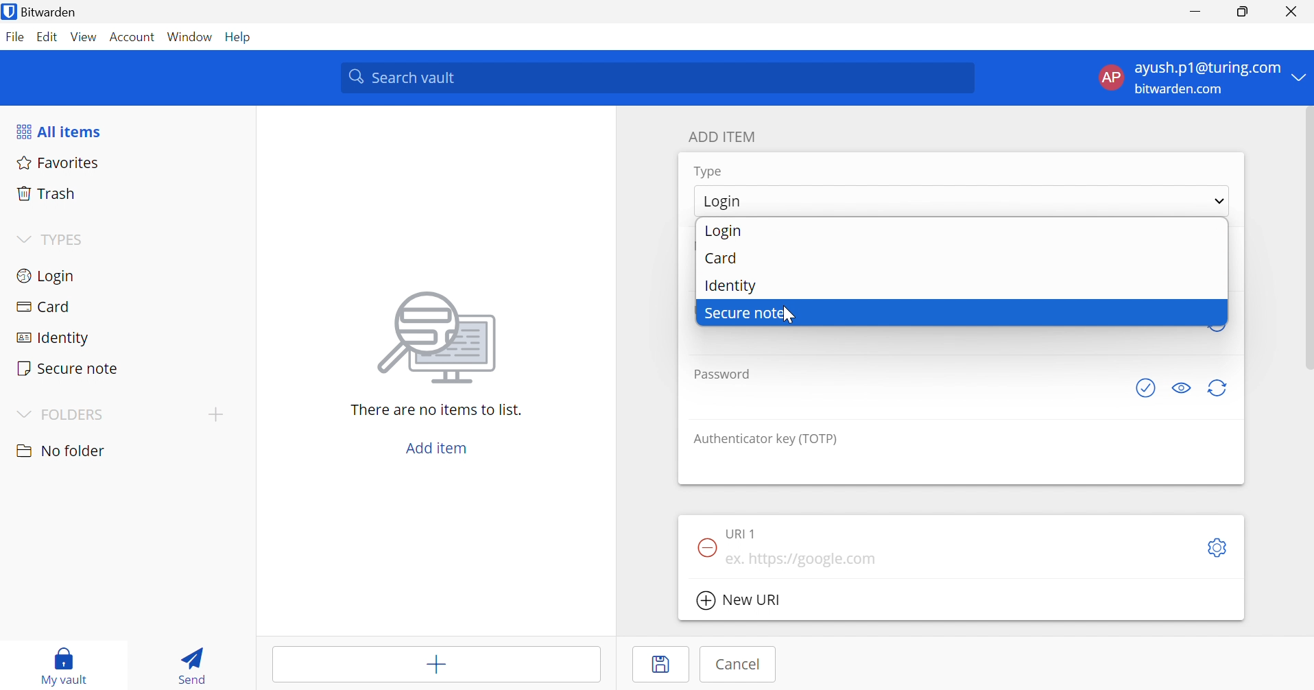 This screenshot has height=690, width=1314. Describe the element at coordinates (45, 278) in the screenshot. I see `Login` at that location.